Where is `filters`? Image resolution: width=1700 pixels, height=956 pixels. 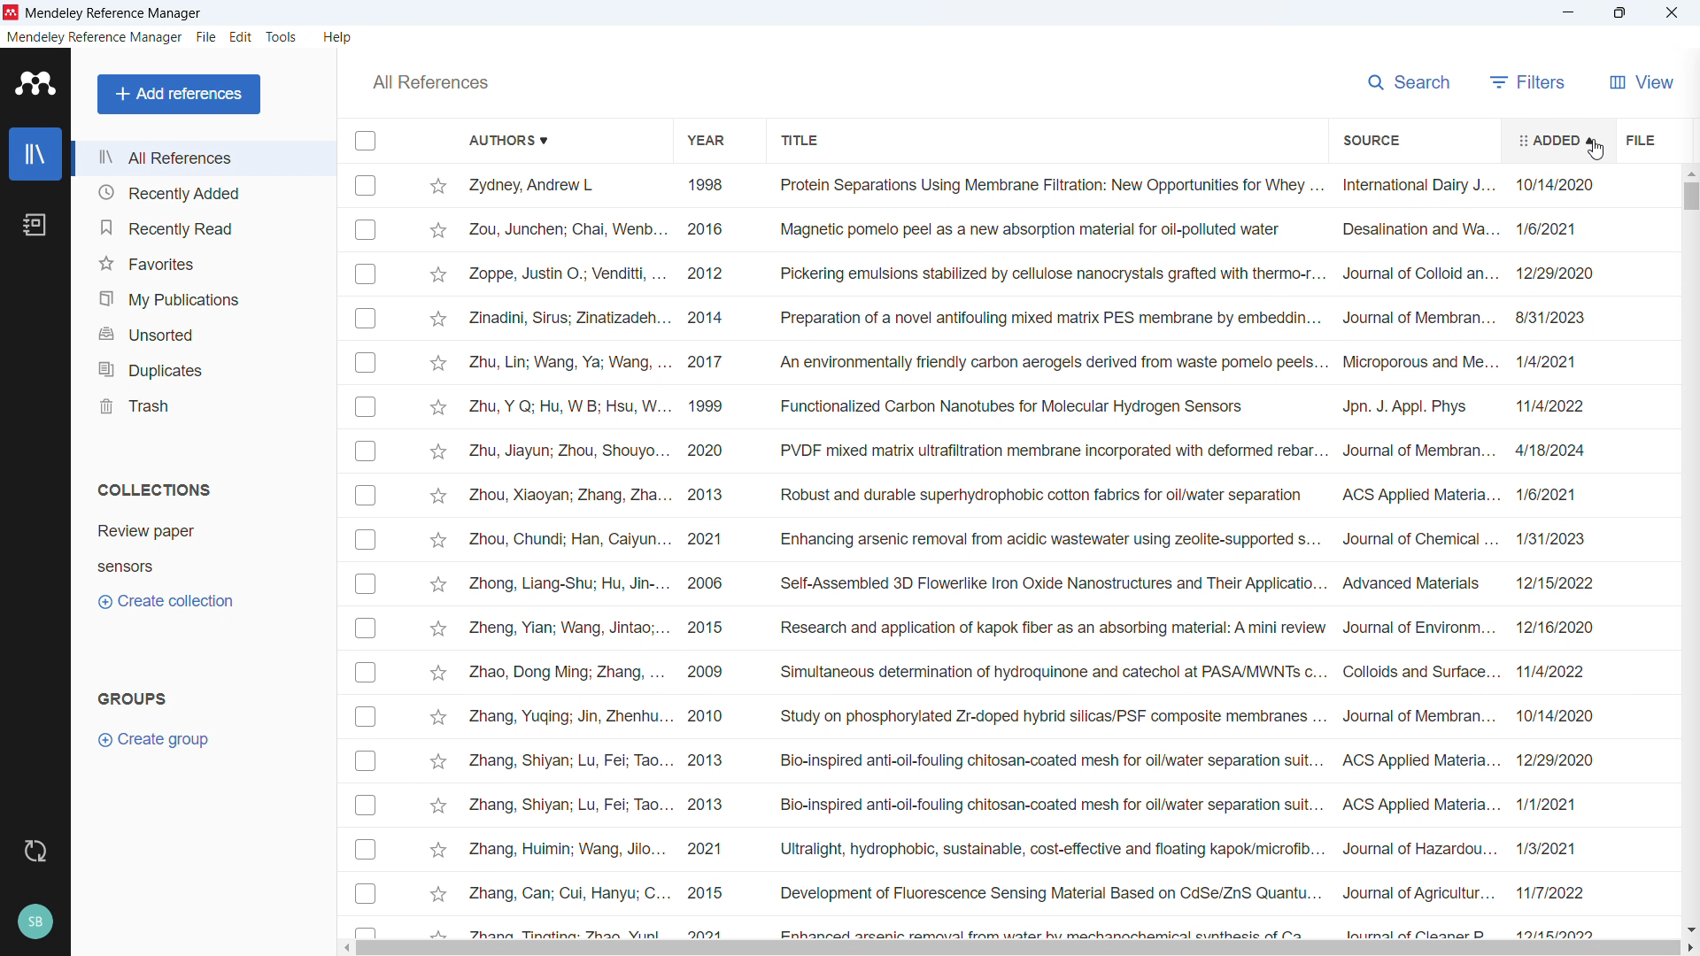
filters is located at coordinates (1529, 83).